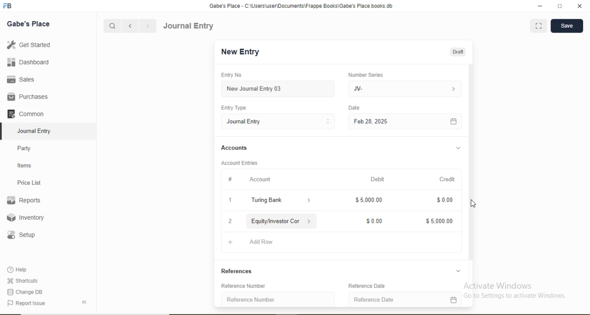  What do you see at coordinates (233, 108) in the screenshot?
I see `Entry Type` at bounding box center [233, 108].